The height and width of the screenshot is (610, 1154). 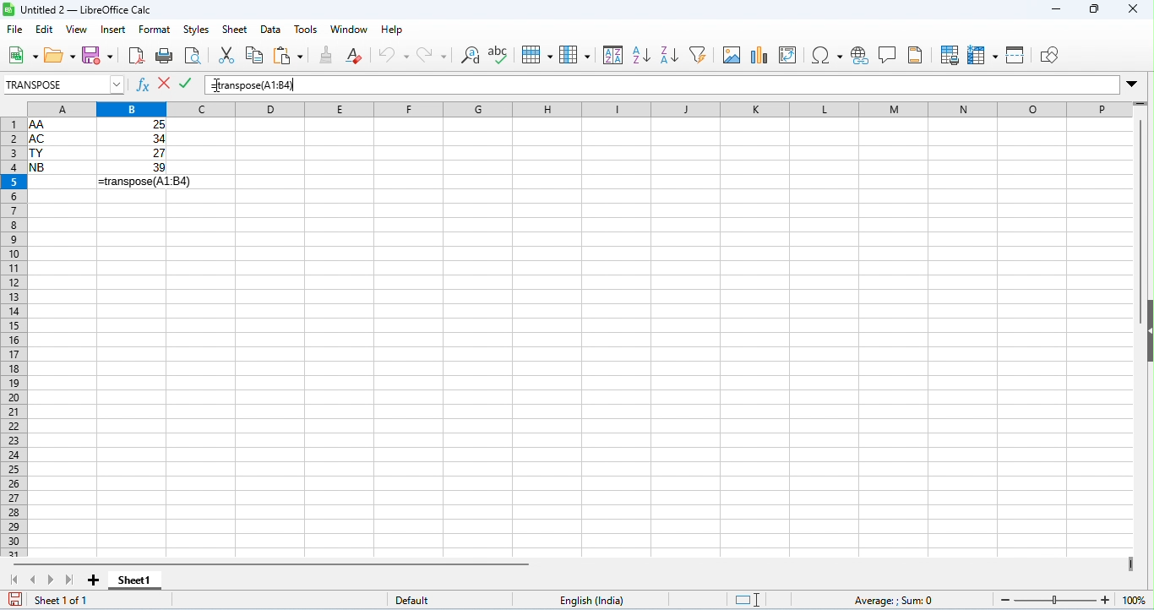 What do you see at coordinates (272, 564) in the screenshot?
I see `horizontal scroll bar` at bounding box center [272, 564].